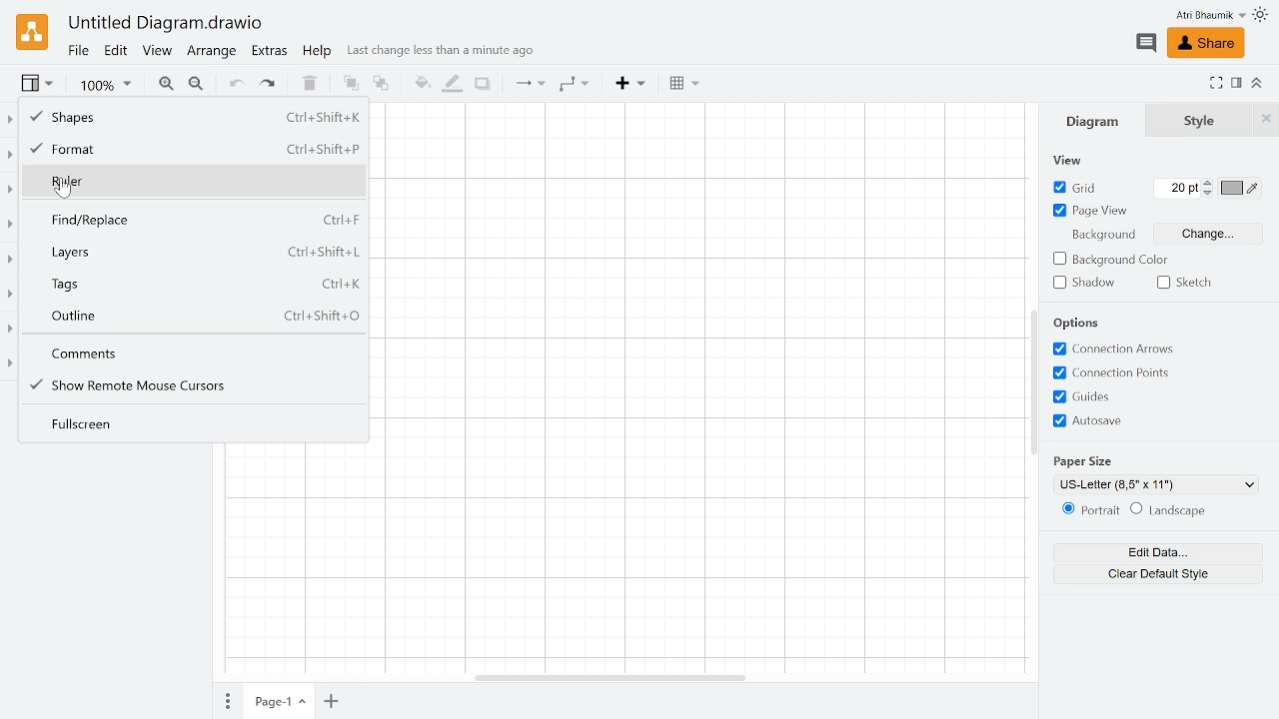 The image size is (1279, 719). Describe the element at coordinates (167, 24) in the screenshot. I see `Current window` at that location.